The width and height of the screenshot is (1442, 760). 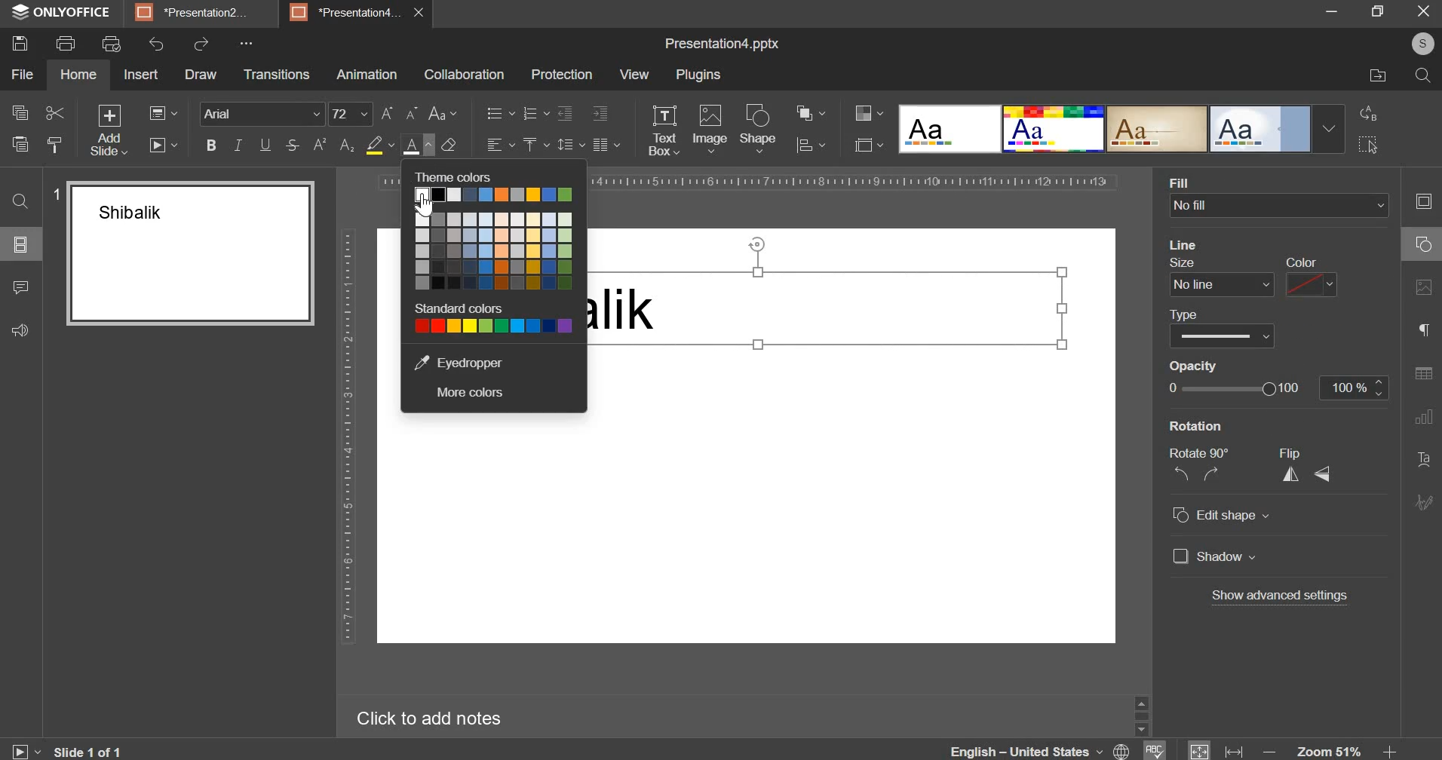 What do you see at coordinates (1121, 130) in the screenshot?
I see `design` at bounding box center [1121, 130].